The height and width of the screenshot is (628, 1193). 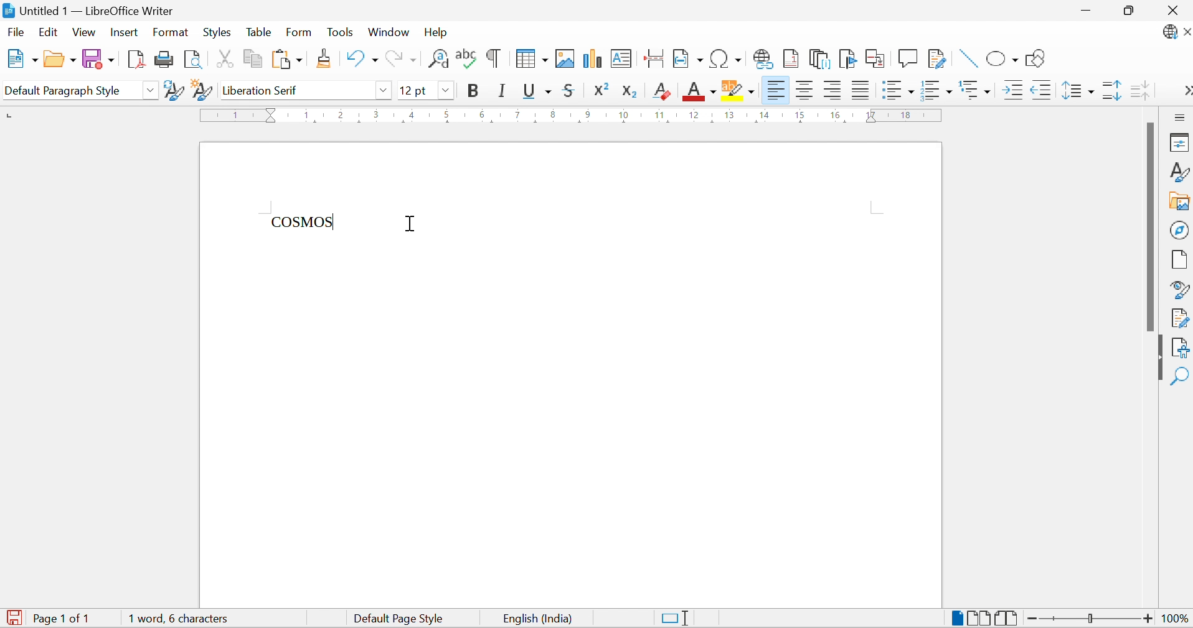 What do you see at coordinates (388, 33) in the screenshot?
I see `Window` at bounding box center [388, 33].